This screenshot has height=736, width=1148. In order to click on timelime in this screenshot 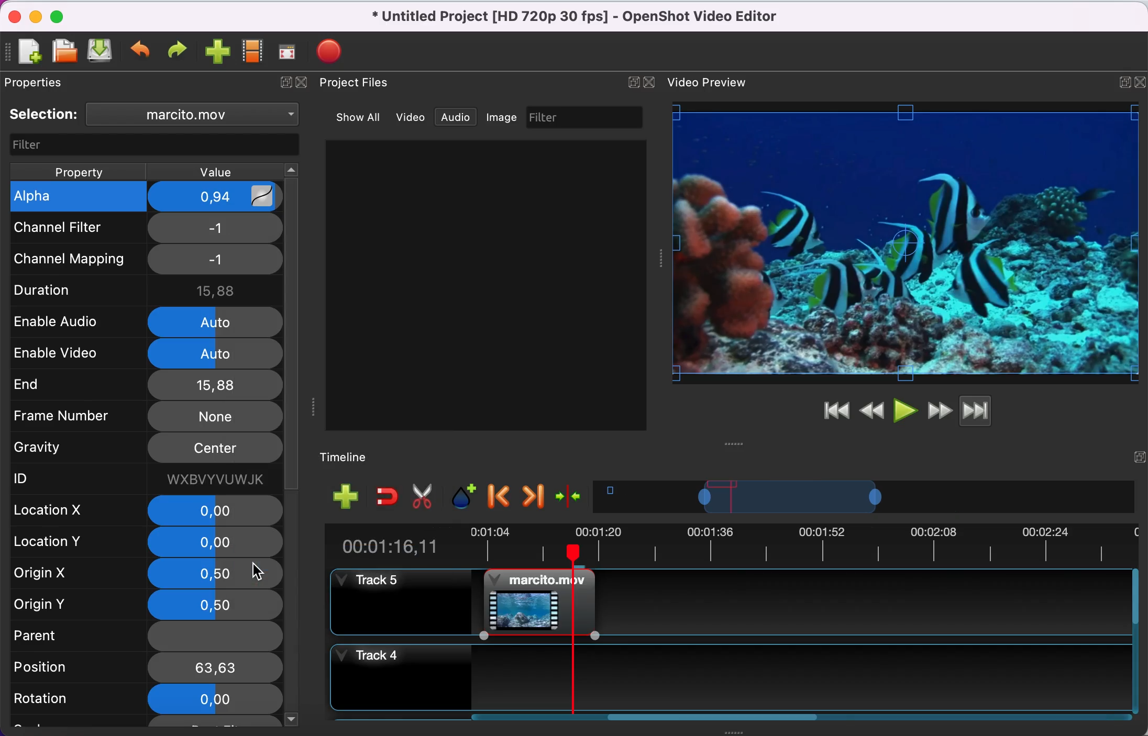, I will do `click(352, 456)`.